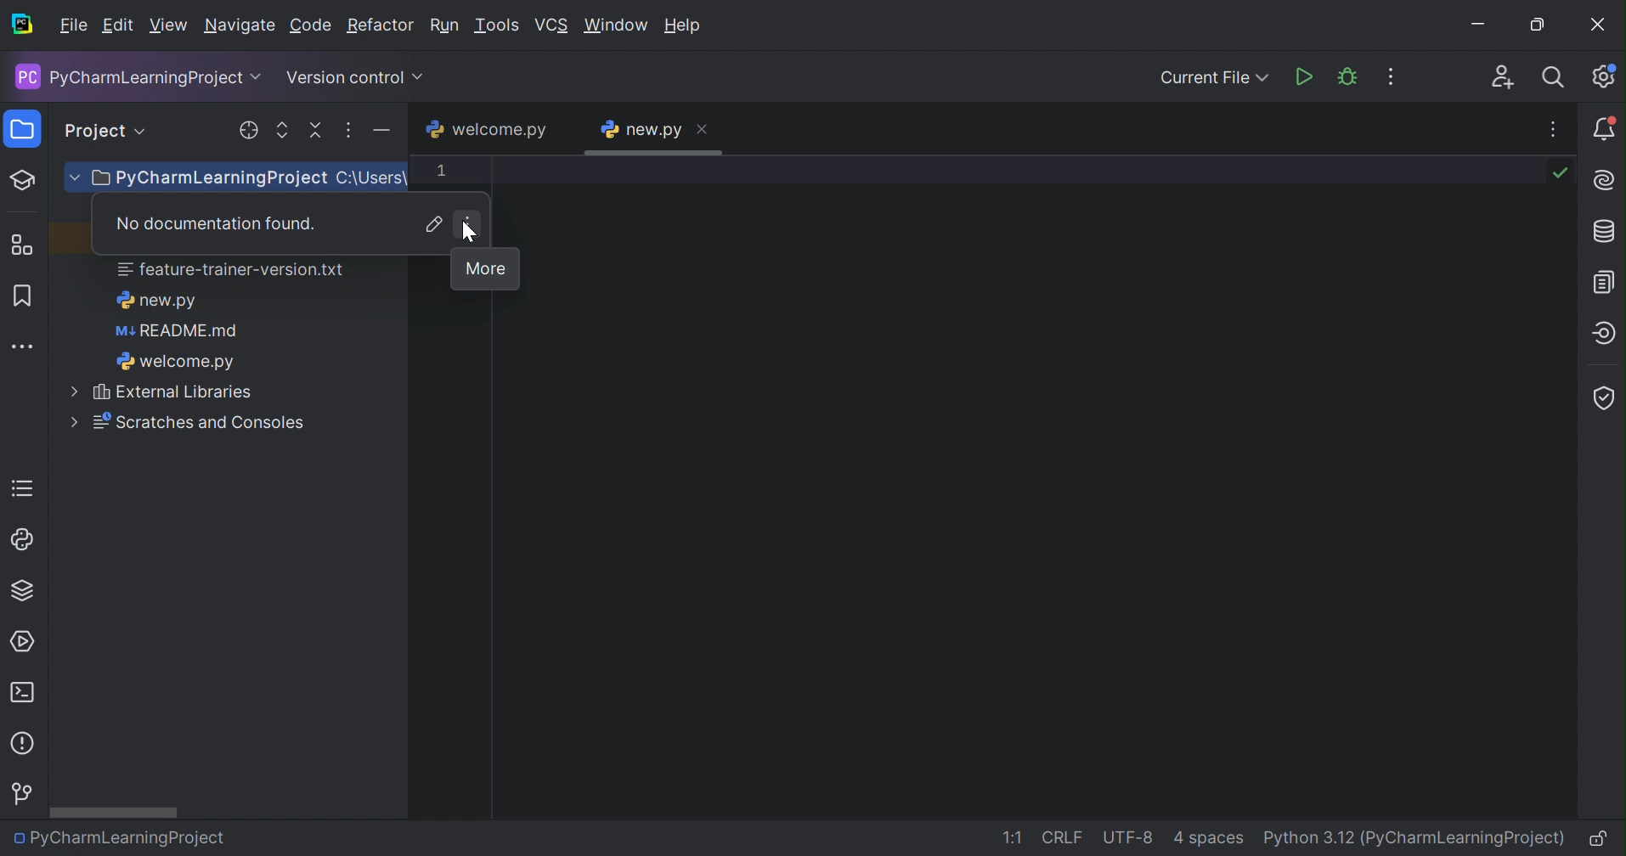 The height and width of the screenshot is (856, 1626). What do you see at coordinates (195, 179) in the screenshot?
I see `PyCharmLearningProject` at bounding box center [195, 179].